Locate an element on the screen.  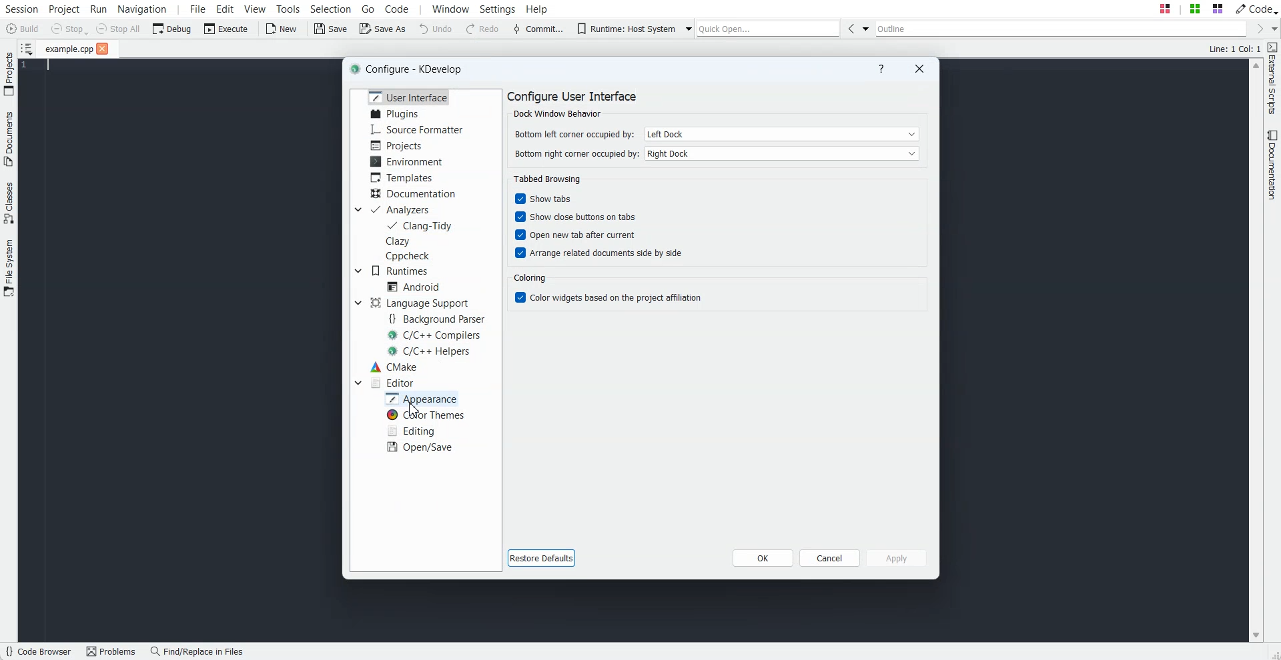
Cursor is located at coordinates (412, 410).